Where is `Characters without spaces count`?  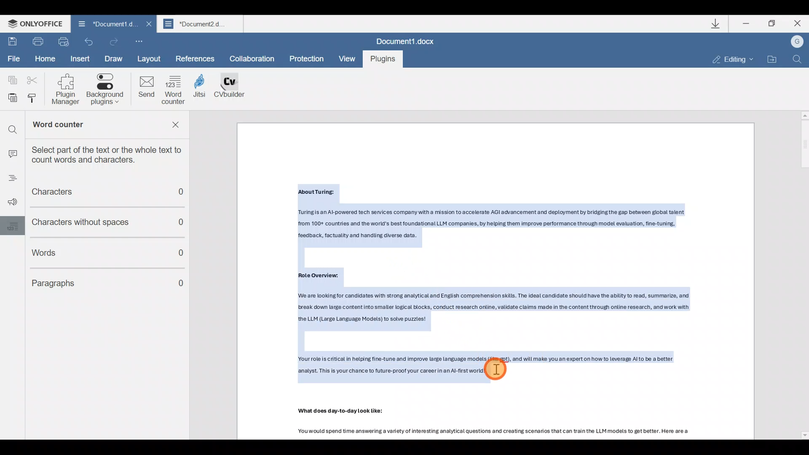
Characters without spaces count is located at coordinates (91, 222).